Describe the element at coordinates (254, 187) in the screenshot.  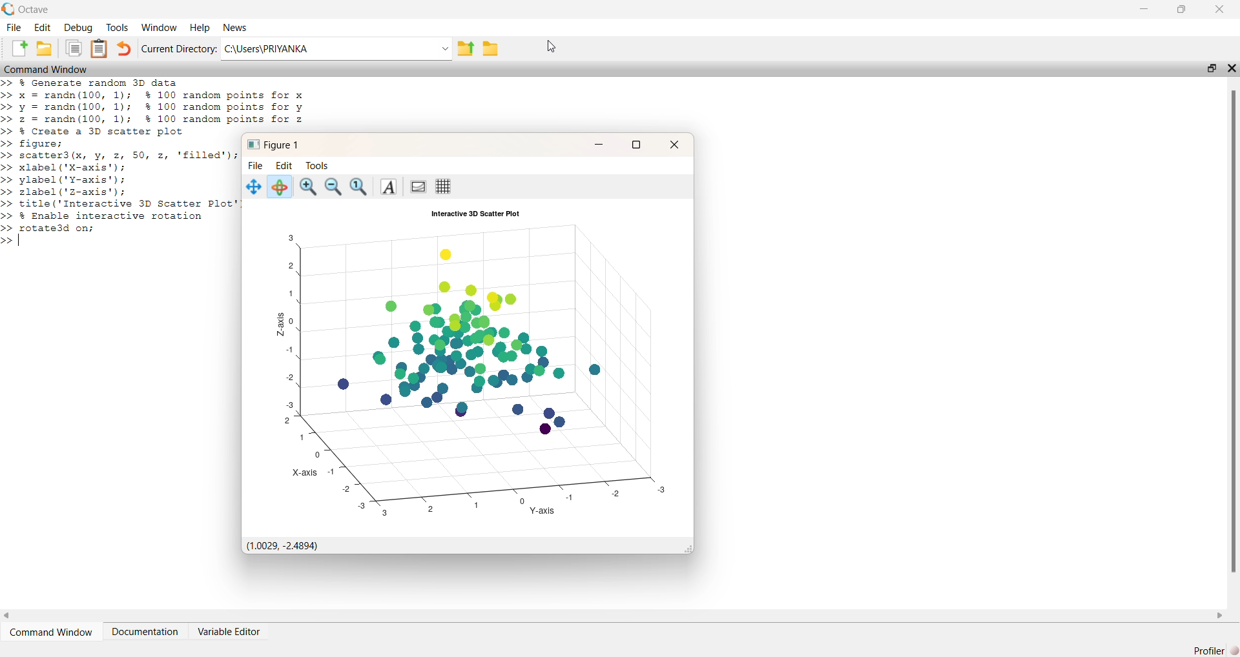
I see `move` at that location.